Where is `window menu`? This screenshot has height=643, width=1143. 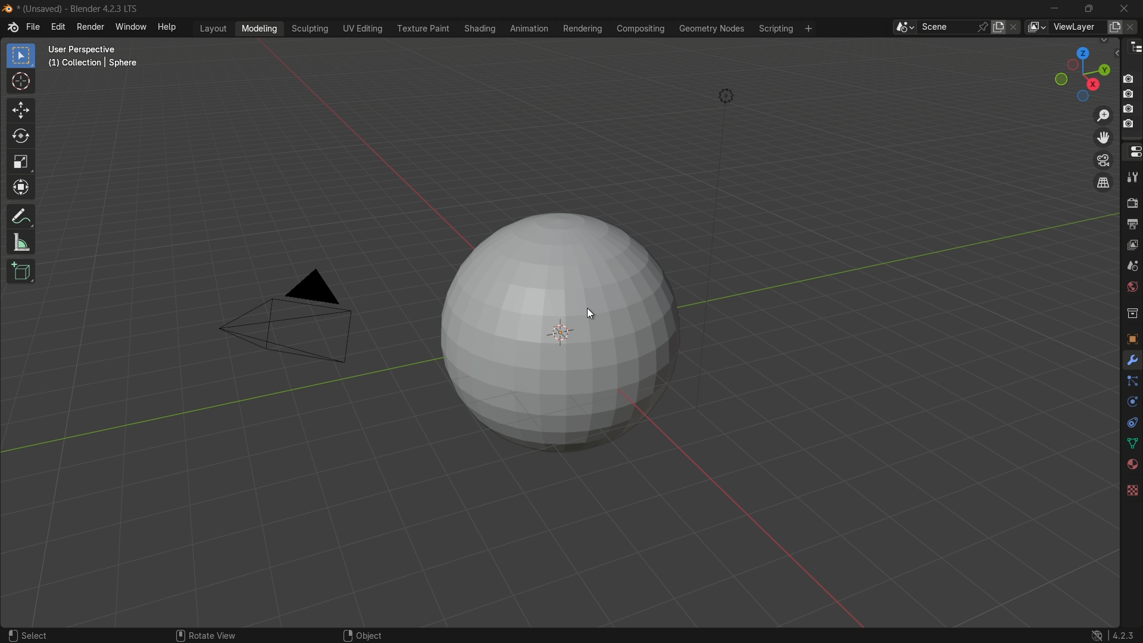
window menu is located at coordinates (130, 29).